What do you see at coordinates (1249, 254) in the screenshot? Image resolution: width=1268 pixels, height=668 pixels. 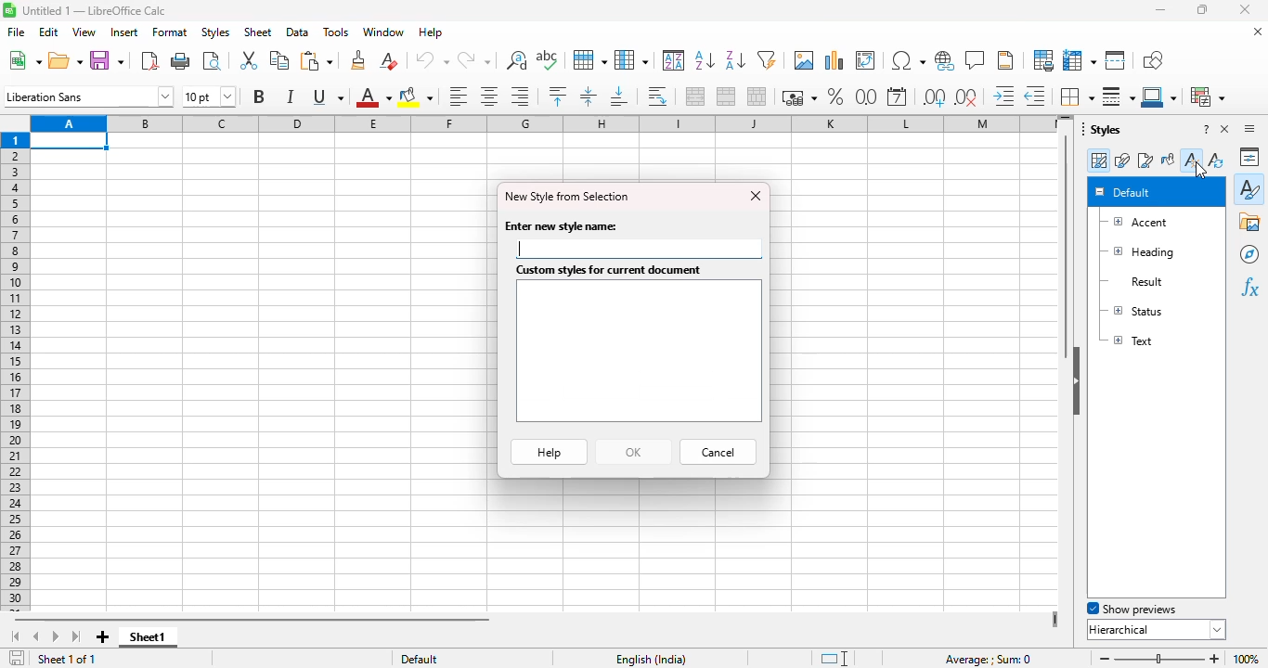 I see `navigator` at bounding box center [1249, 254].